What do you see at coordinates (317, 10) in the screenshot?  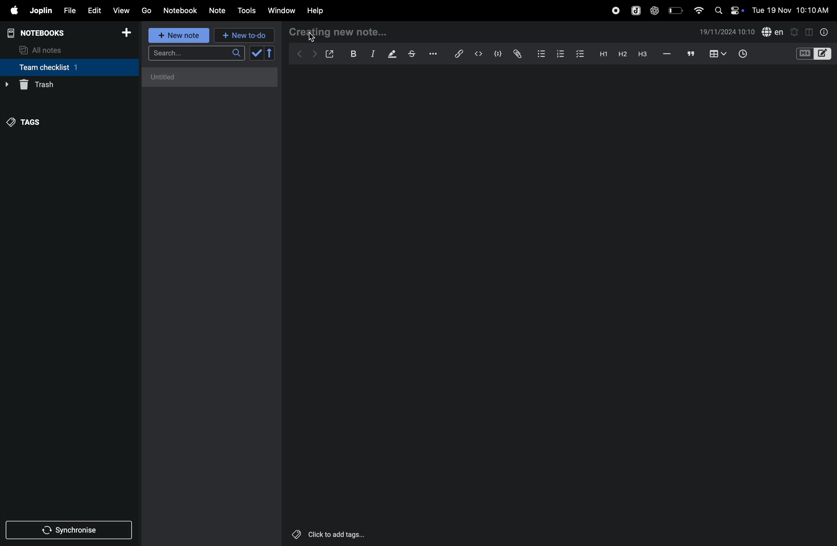 I see `help` at bounding box center [317, 10].